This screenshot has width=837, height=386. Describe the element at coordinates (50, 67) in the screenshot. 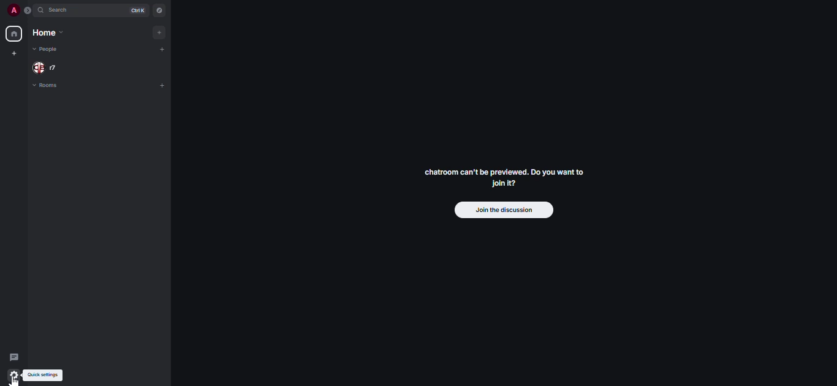

I see `people` at that location.